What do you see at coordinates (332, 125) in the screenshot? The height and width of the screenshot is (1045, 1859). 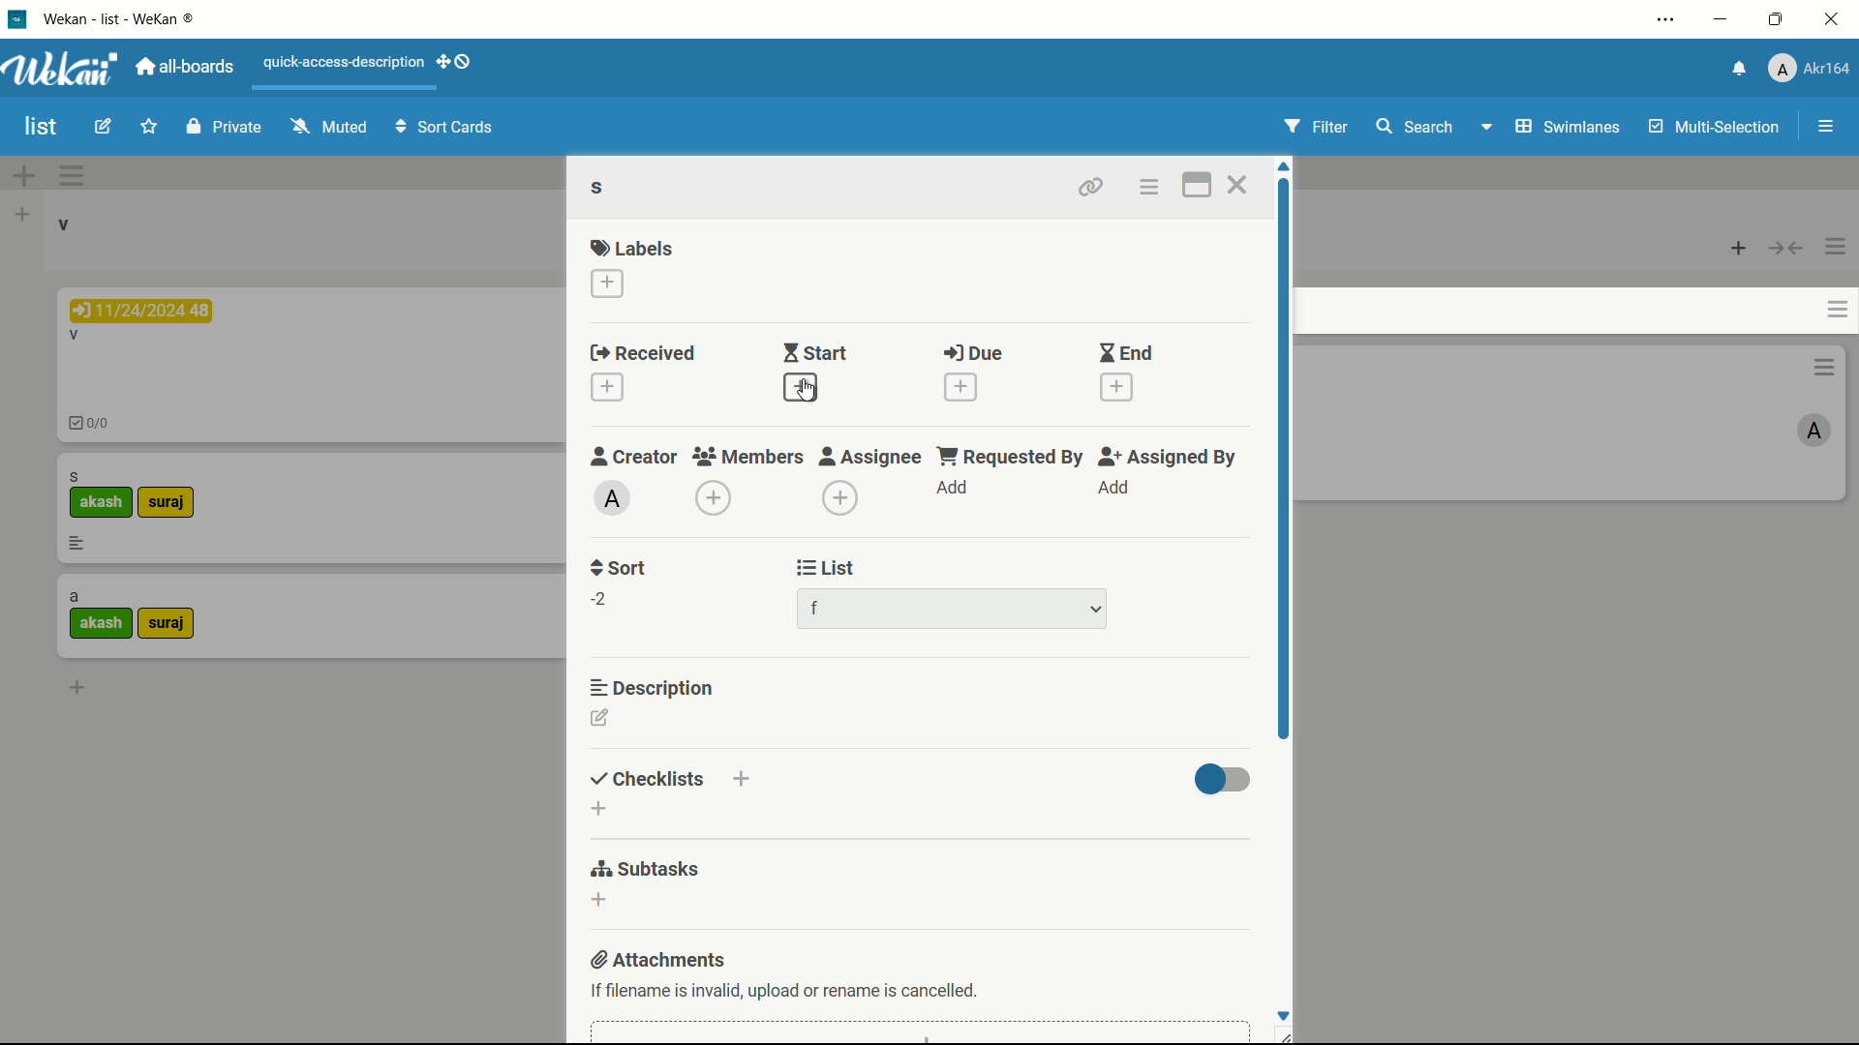 I see `muted` at bounding box center [332, 125].